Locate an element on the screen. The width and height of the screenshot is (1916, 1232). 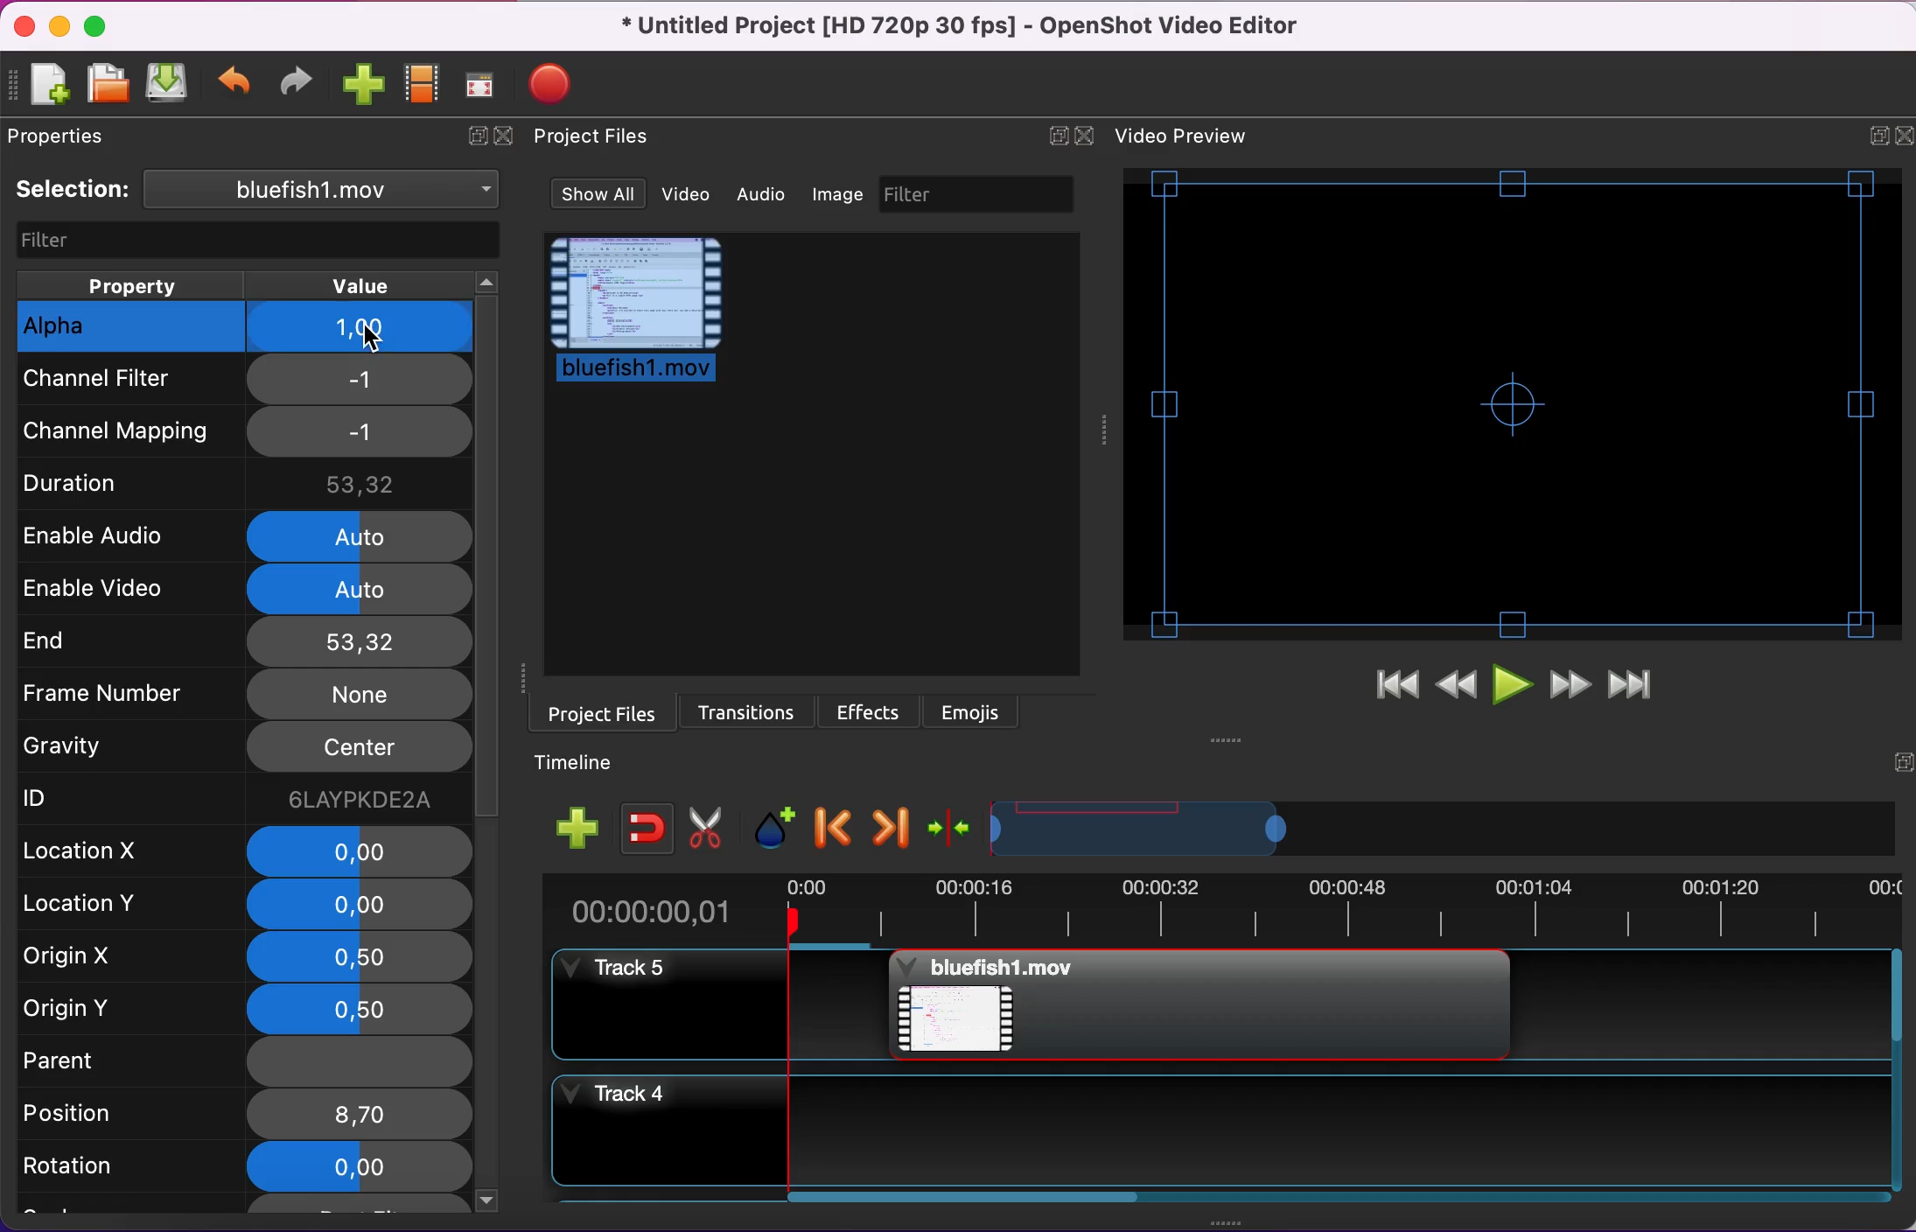
enable audio is located at coordinates (130, 535).